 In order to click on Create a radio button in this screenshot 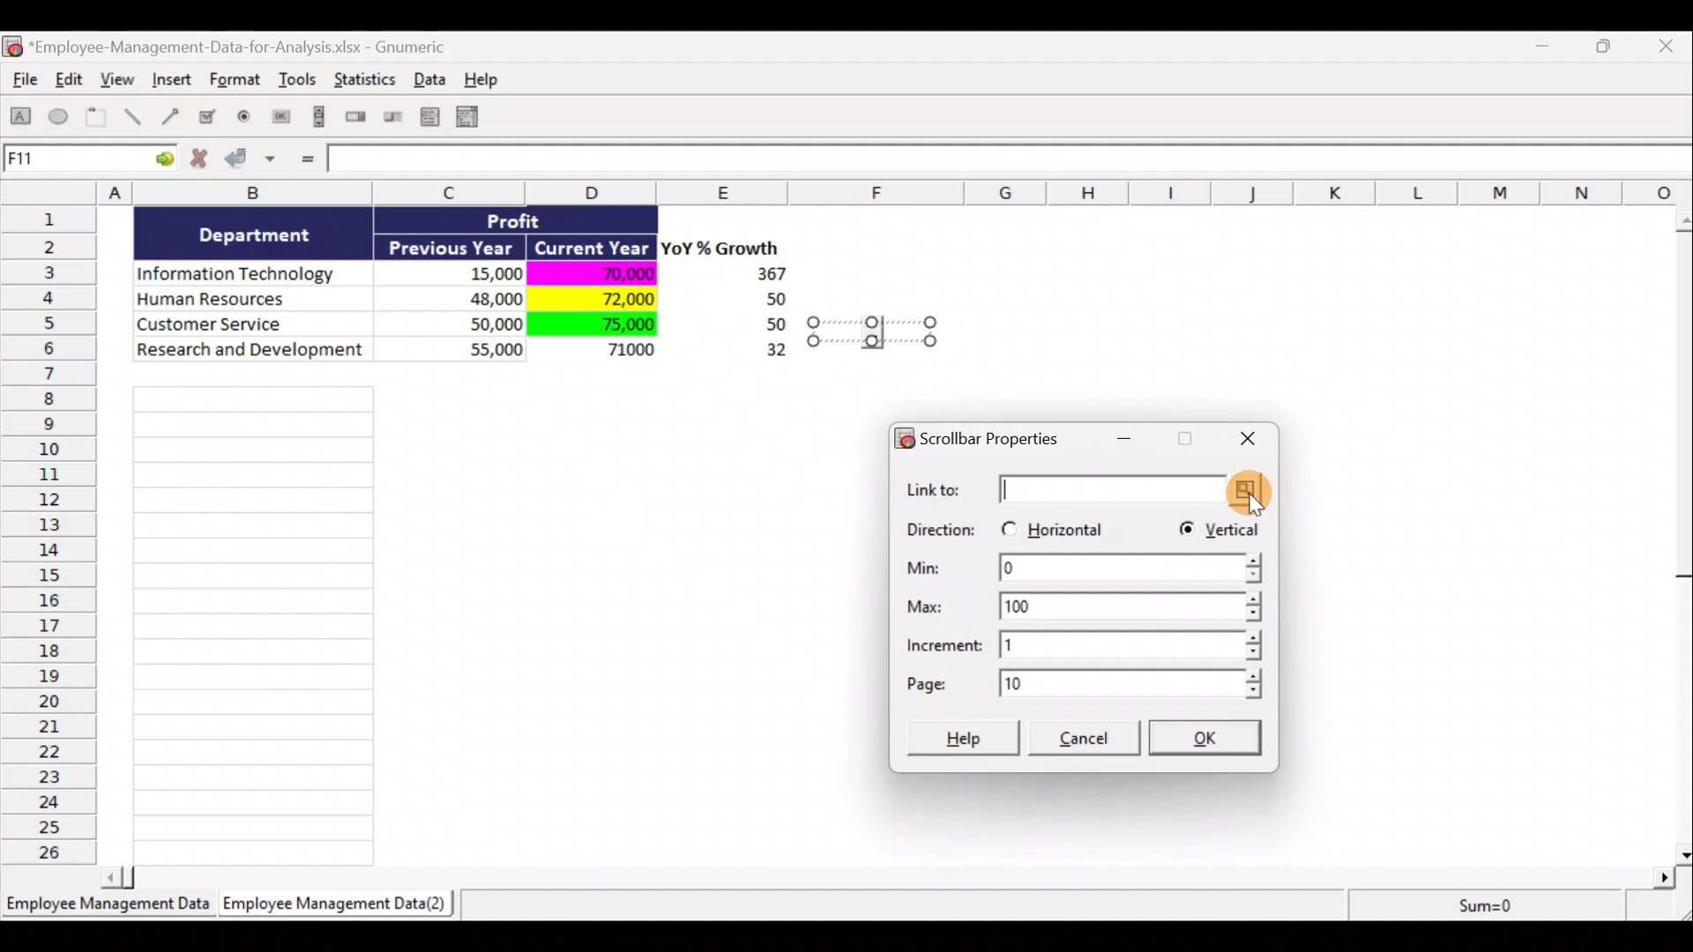, I will do `click(245, 119)`.